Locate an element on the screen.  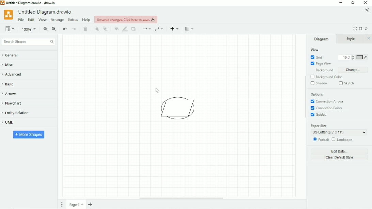
More shapes is located at coordinates (29, 134).